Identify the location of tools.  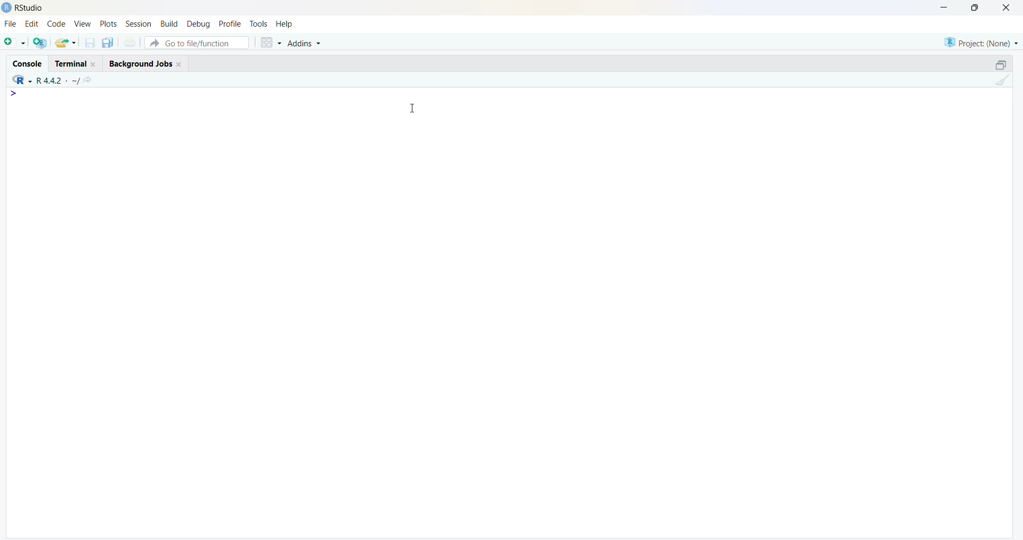
(260, 24).